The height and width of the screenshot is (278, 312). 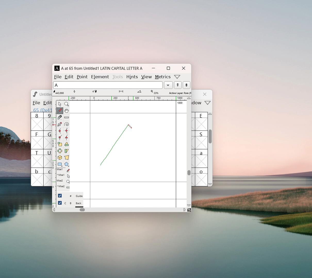 What do you see at coordinates (67, 111) in the screenshot?
I see `scroll by hand ` at bounding box center [67, 111].